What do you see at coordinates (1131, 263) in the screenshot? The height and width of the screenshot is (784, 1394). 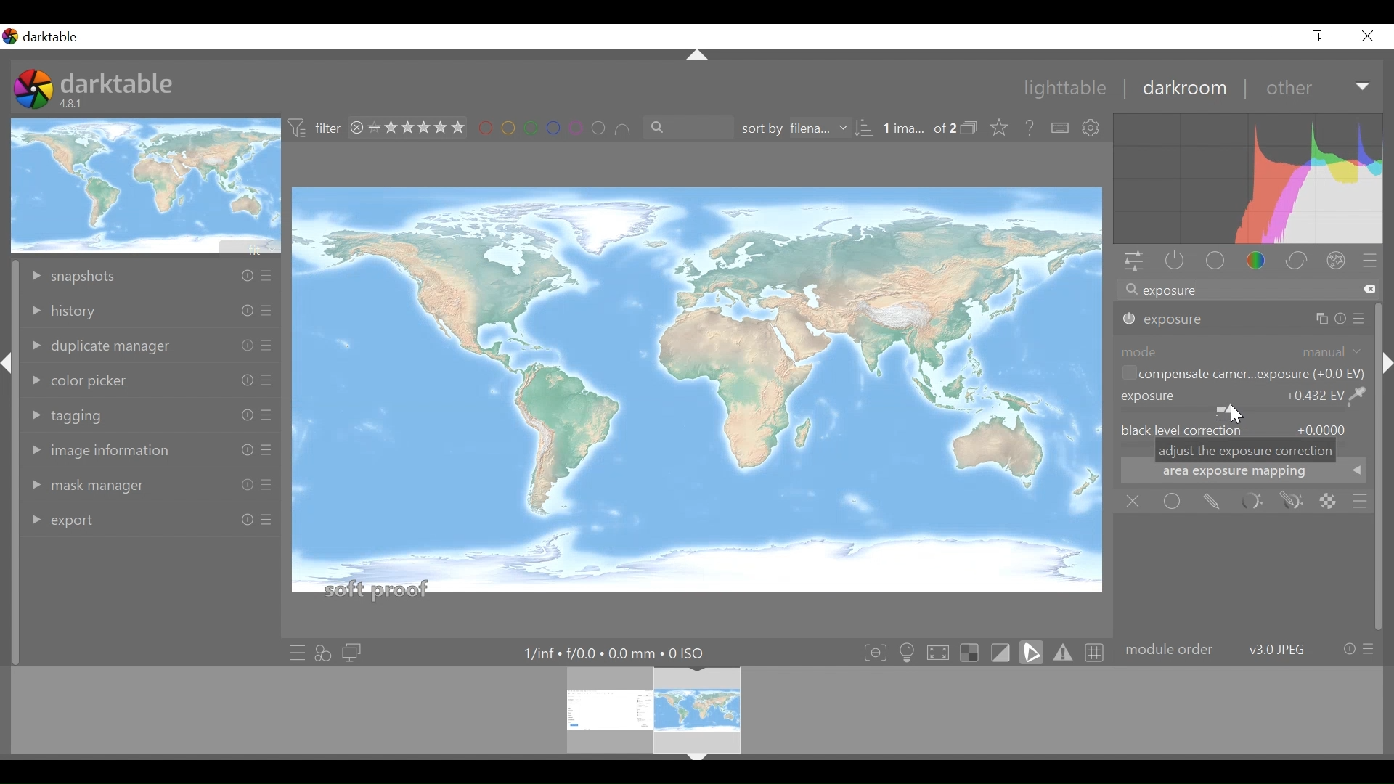 I see `quick access panel` at bounding box center [1131, 263].